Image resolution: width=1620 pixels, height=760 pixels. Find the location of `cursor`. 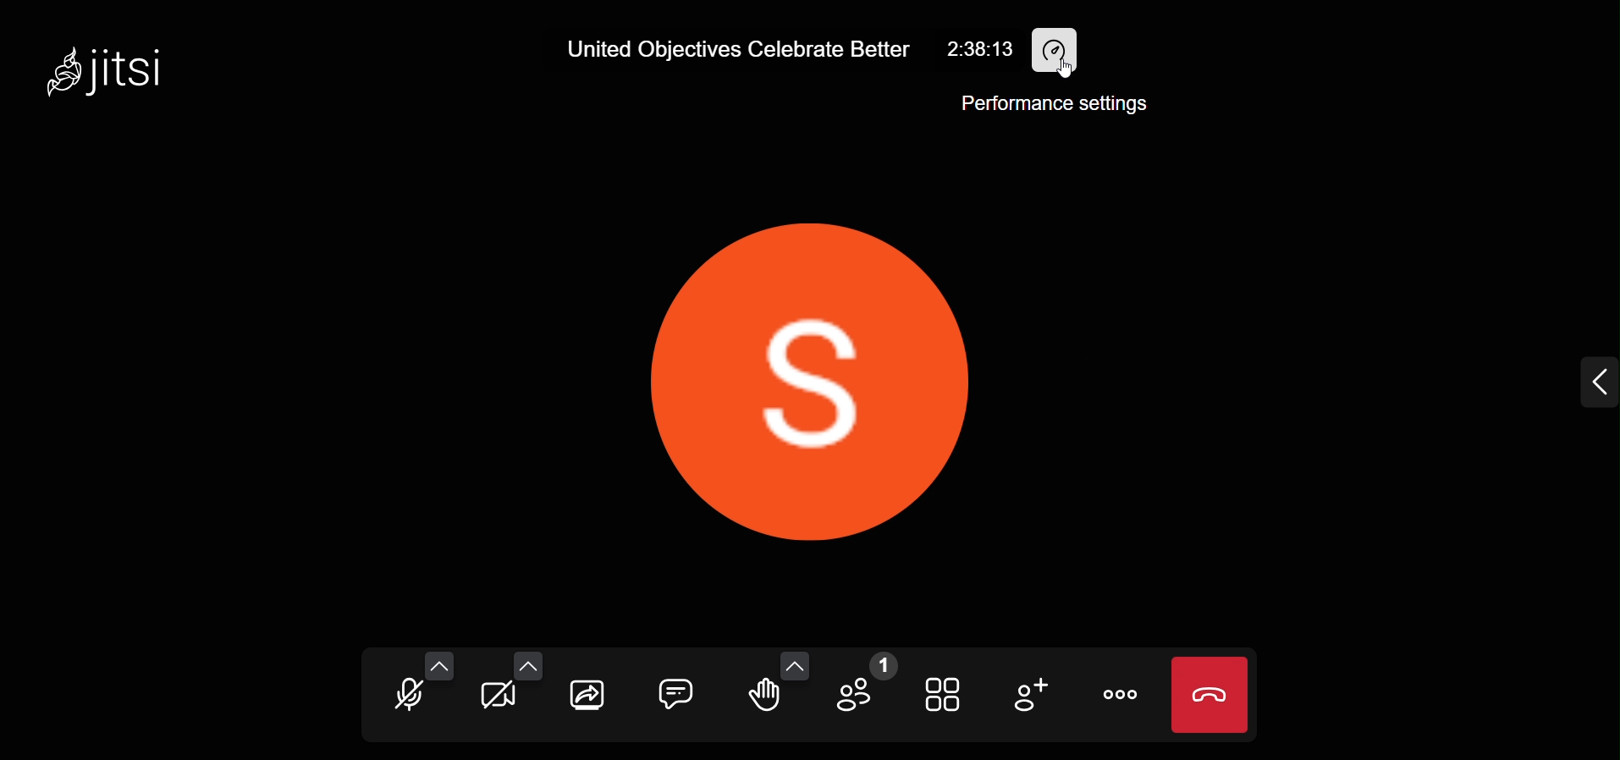

cursor is located at coordinates (1062, 72).